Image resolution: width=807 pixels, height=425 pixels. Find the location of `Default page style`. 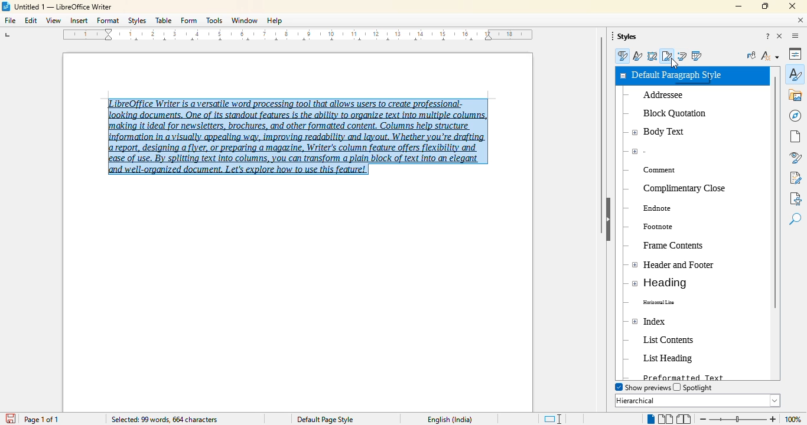

Default page style is located at coordinates (325, 419).